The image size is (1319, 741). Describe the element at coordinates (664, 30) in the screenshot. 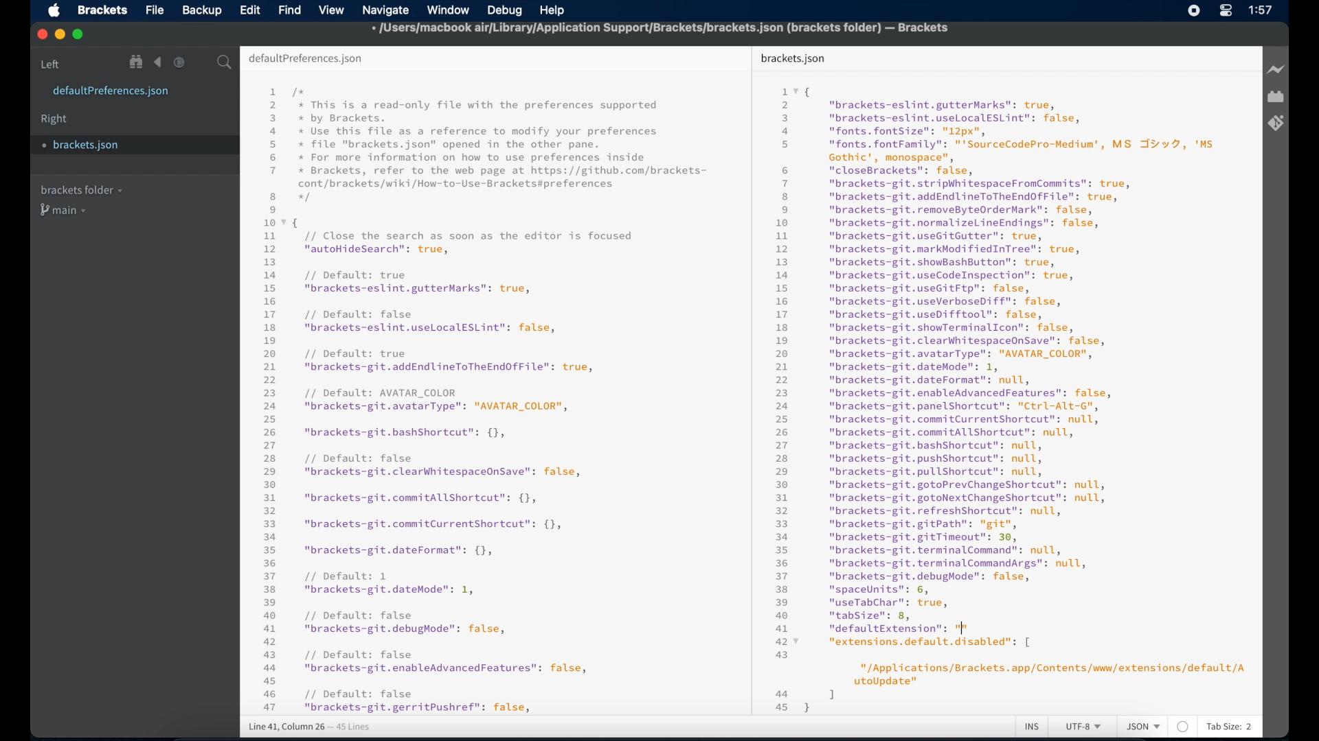

I see `*/Users/macbook air/Library/Application Support/Brackets/brackets.json (brackets folder) — Brackets` at that location.